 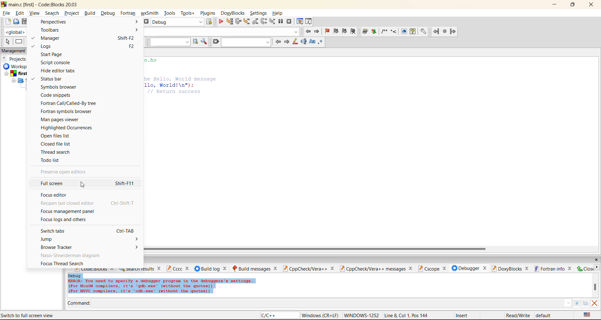 What do you see at coordinates (85, 185) in the screenshot?
I see `Cursor` at bounding box center [85, 185].